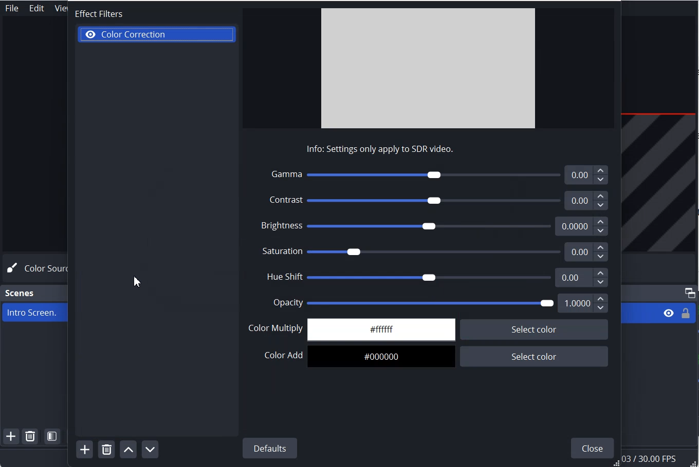 This screenshot has width=699, height=467. Describe the element at coordinates (436, 226) in the screenshot. I see `Brightness` at that location.